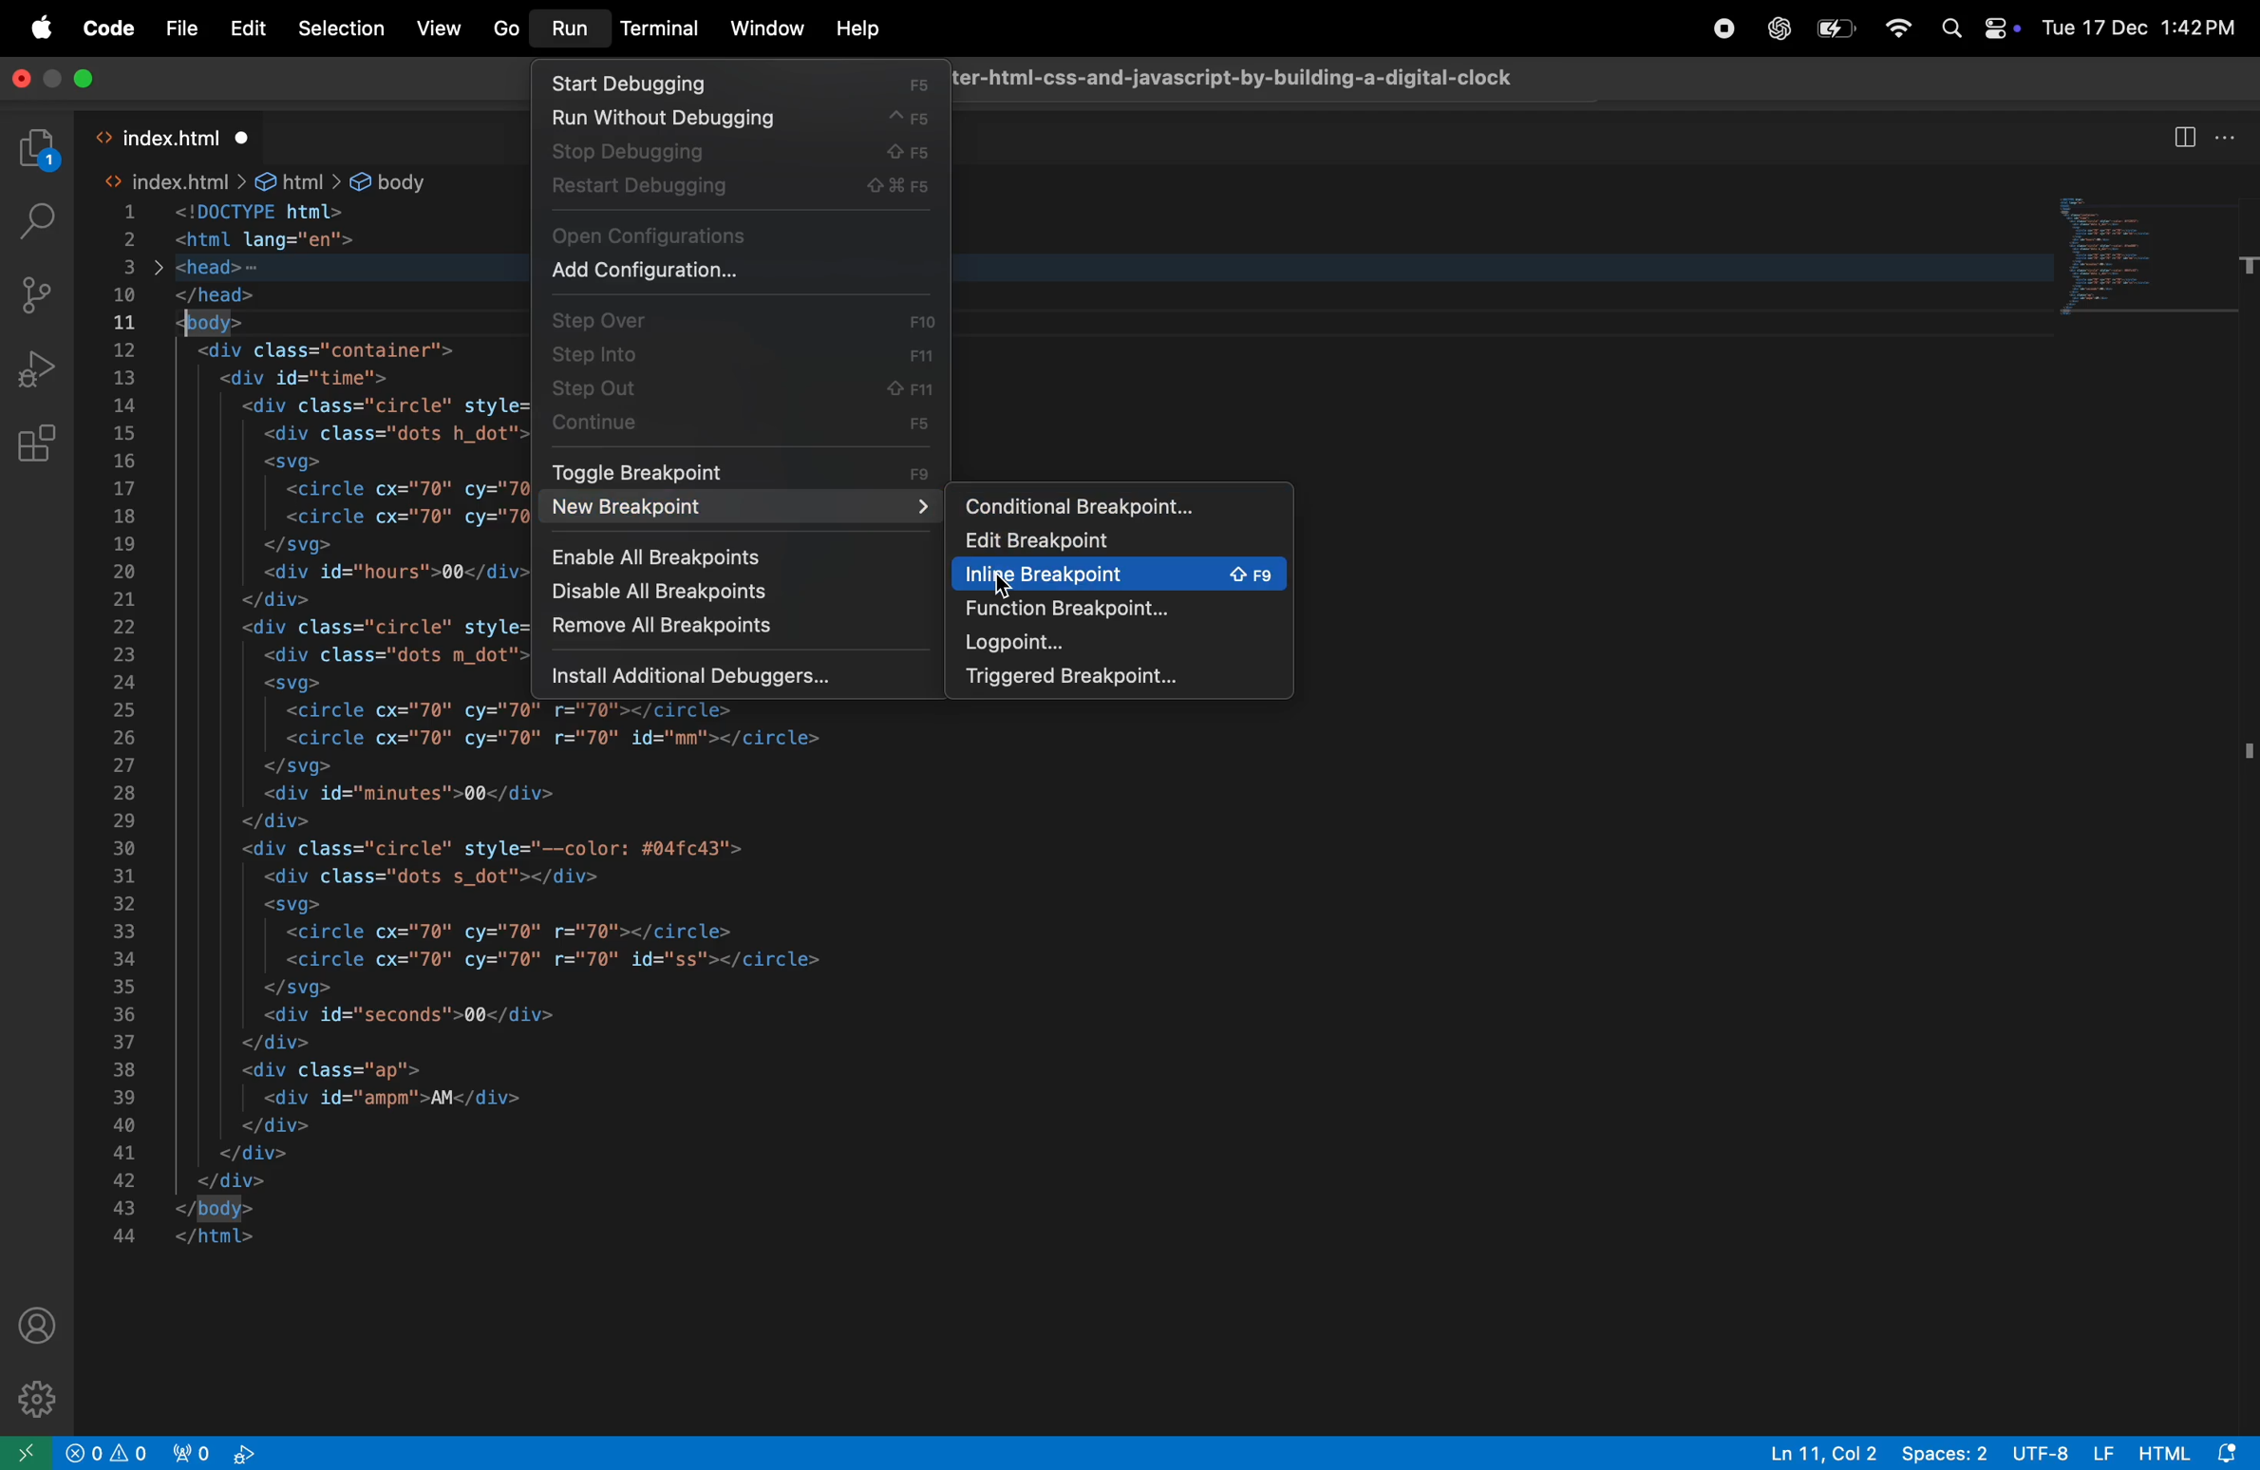 This screenshot has height=1470, width=2260. Describe the element at coordinates (739, 83) in the screenshot. I see `start debugging` at that location.